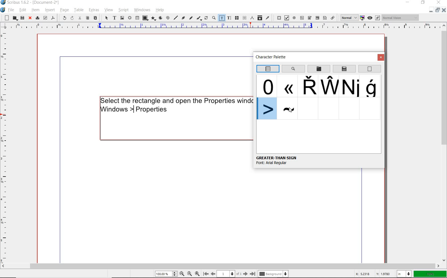 This screenshot has height=278, width=447. I want to click on X 22675 Y: 18314, so click(373, 273).